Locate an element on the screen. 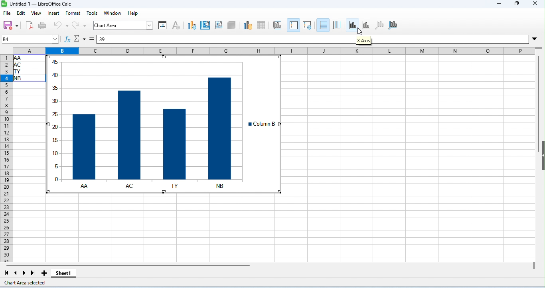 This screenshot has height=288, width=545. chart area is located at coordinates (122, 25).